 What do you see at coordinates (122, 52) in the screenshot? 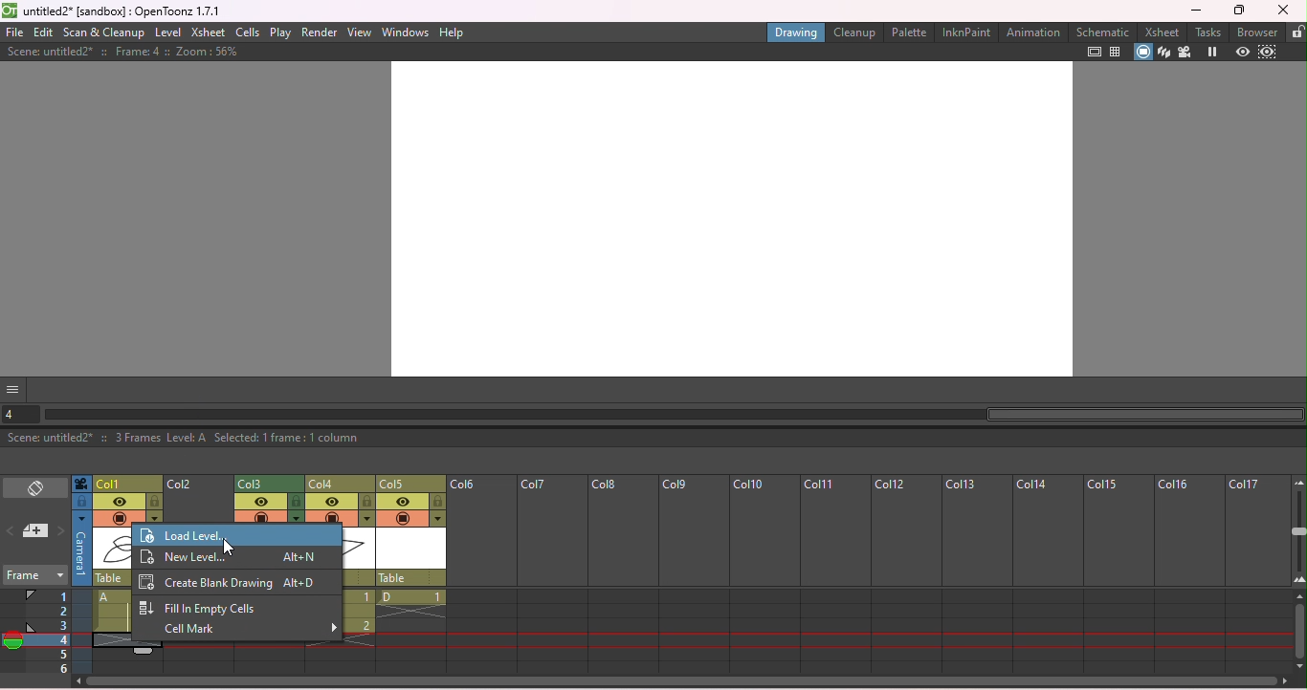
I see `Scene: untitled2* : Frame: 4 :: Zoom: 56%` at bounding box center [122, 52].